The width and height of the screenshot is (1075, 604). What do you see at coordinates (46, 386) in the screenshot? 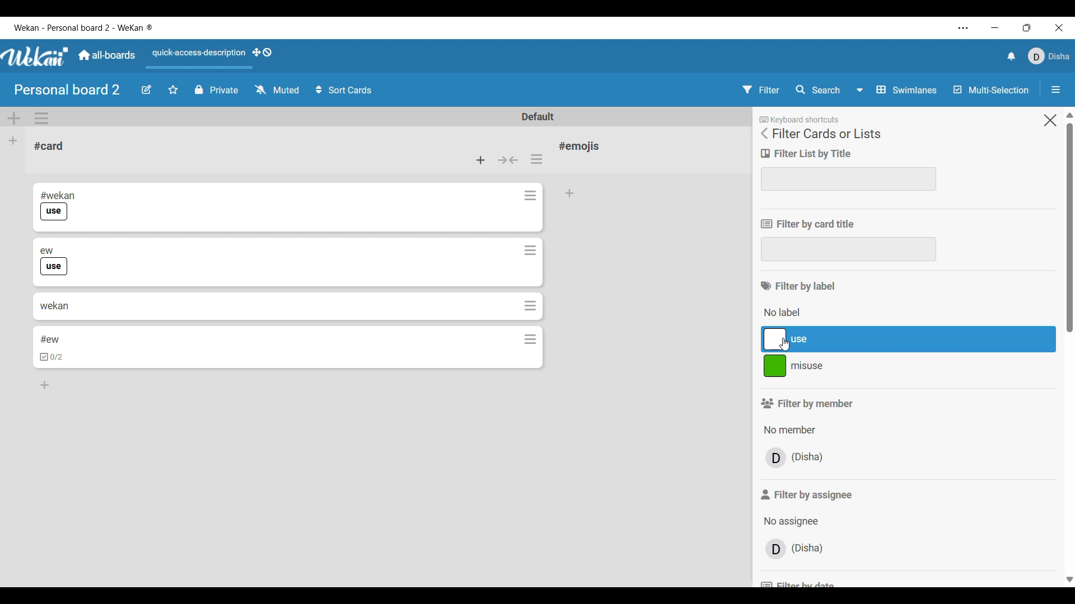
I see `Add card to bottom of list` at bounding box center [46, 386].